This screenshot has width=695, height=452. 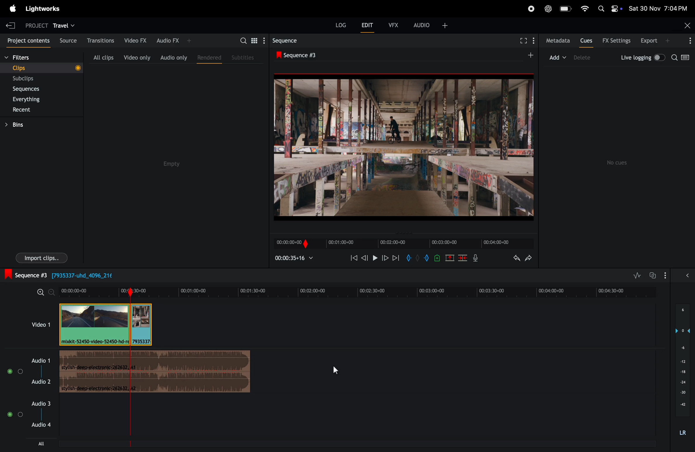 What do you see at coordinates (296, 259) in the screenshot?
I see `00:00:35+16 (playback time)` at bounding box center [296, 259].